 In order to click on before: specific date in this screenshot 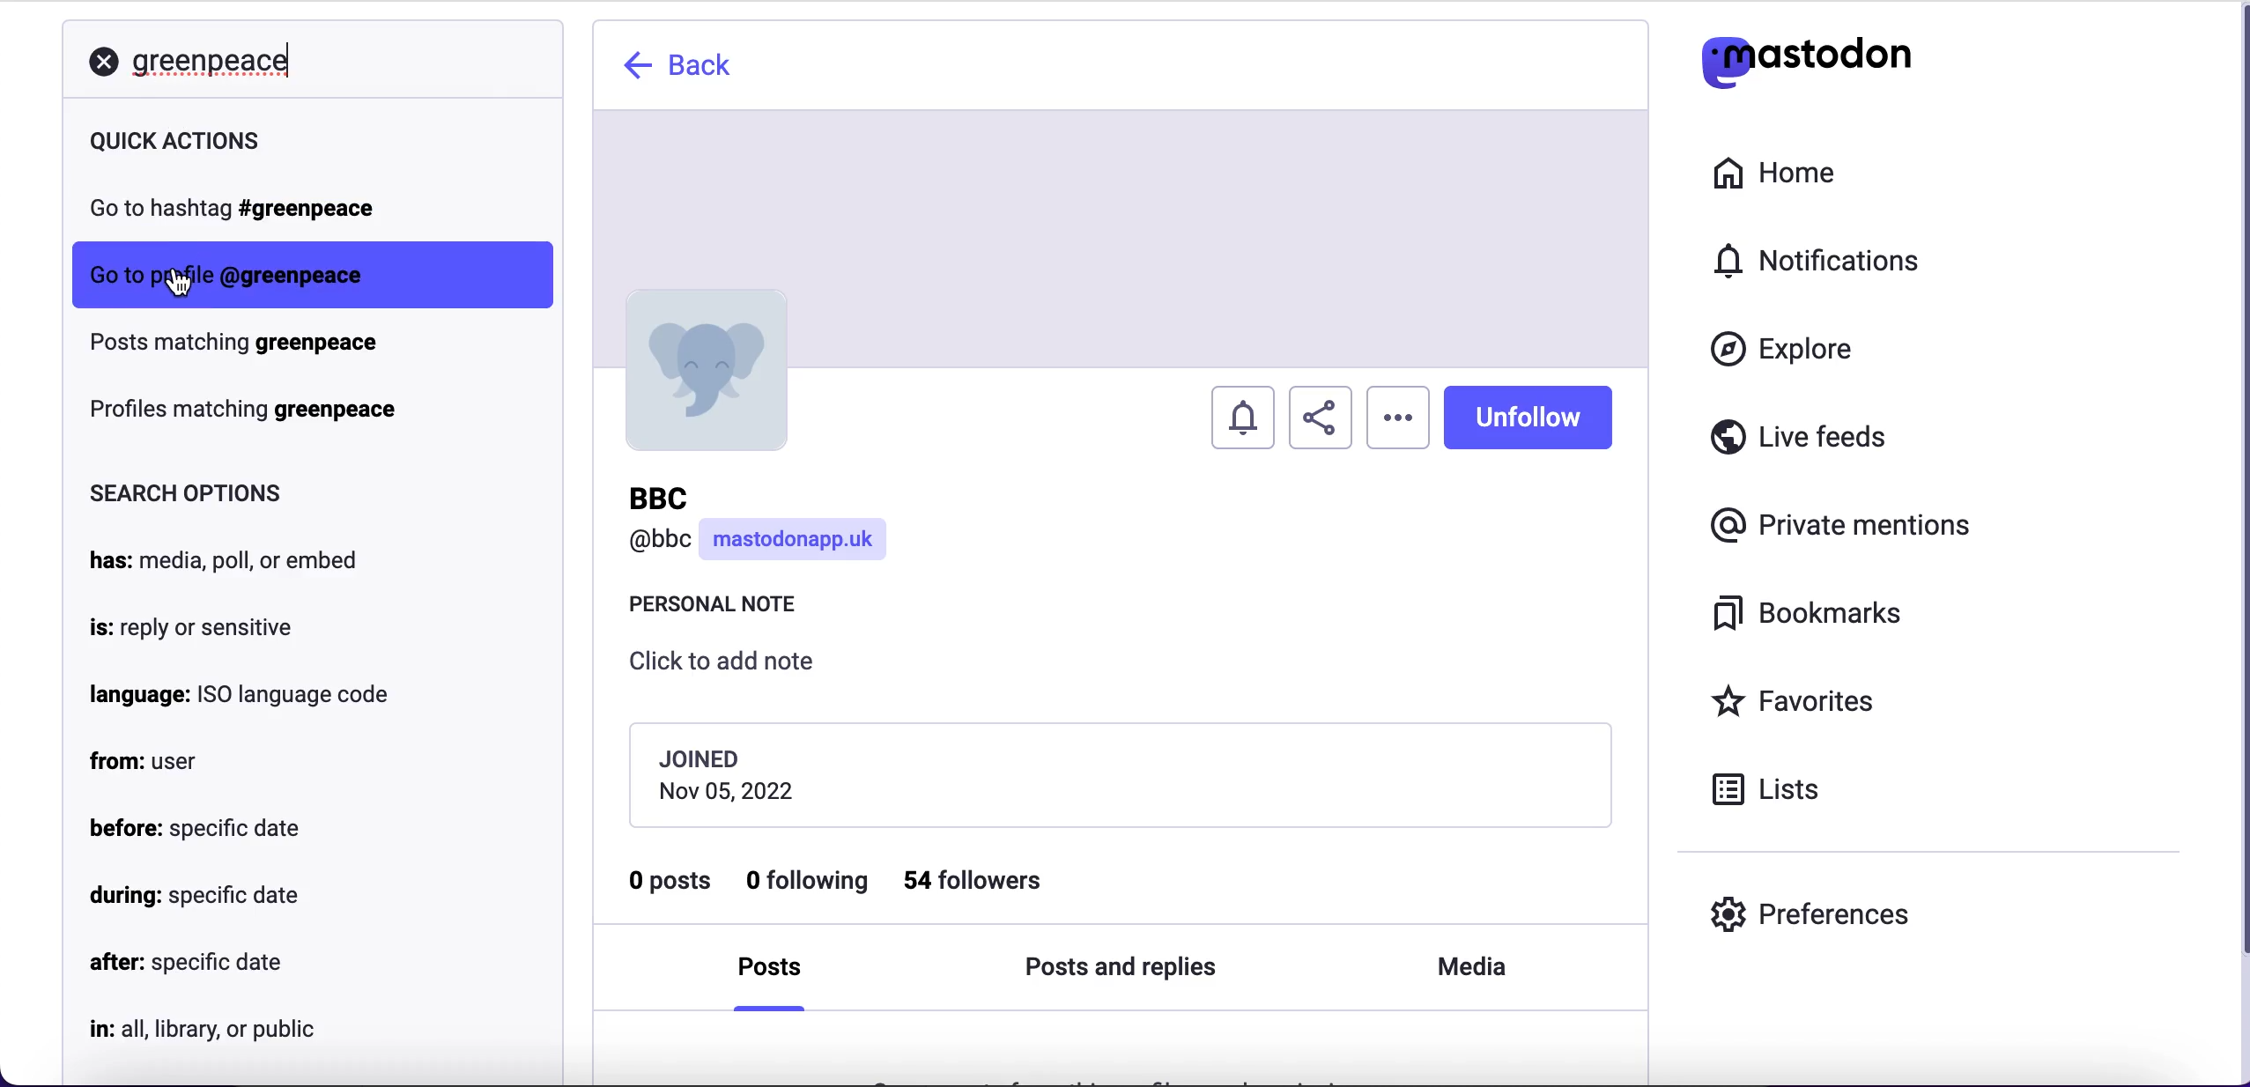, I will do `click(196, 827)`.